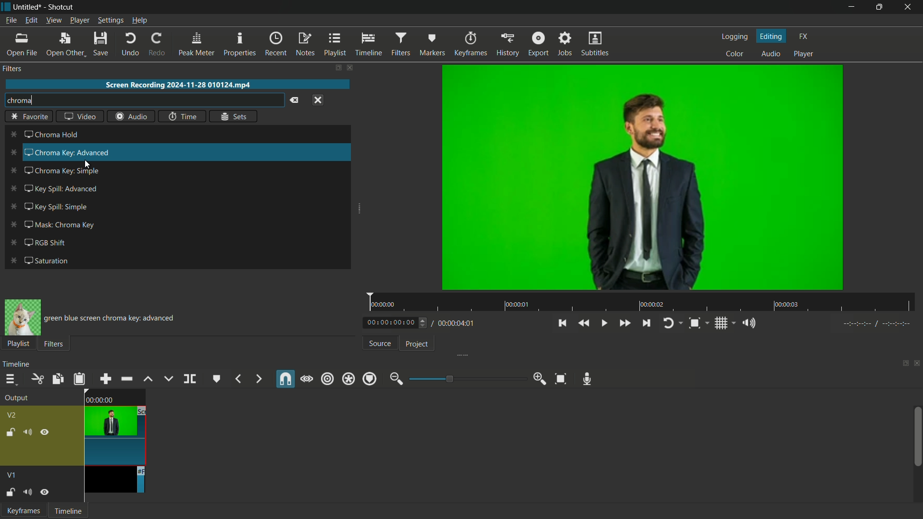 The width and height of the screenshot is (923, 519). Describe the element at coordinates (21, 45) in the screenshot. I see `open file` at that location.